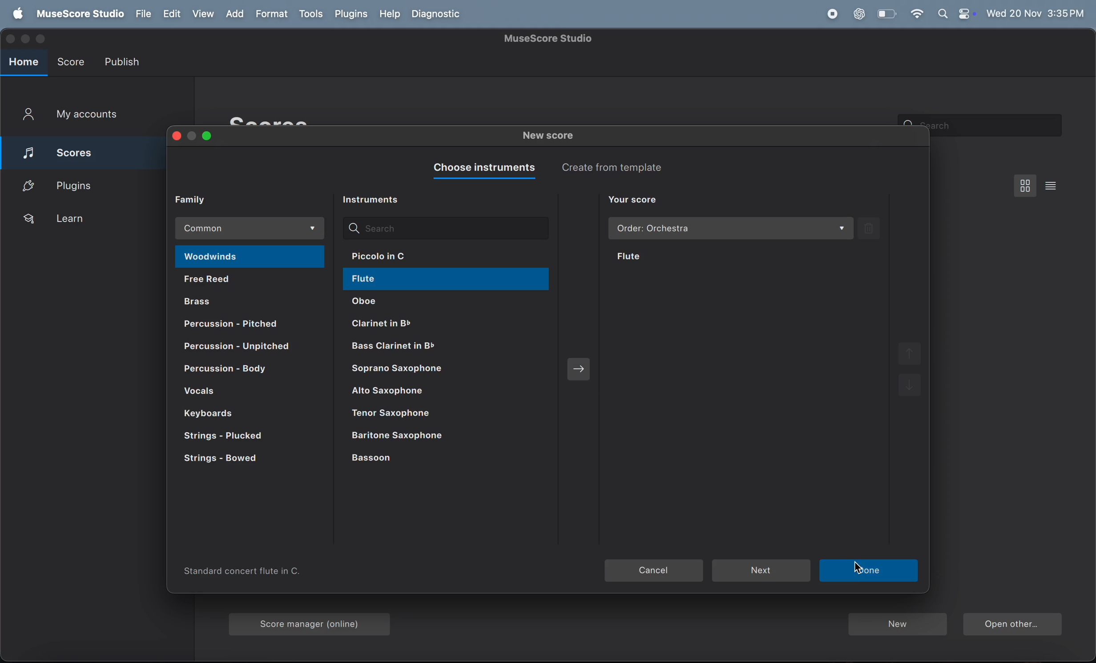 The height and width of the screenshot is (663, 1096). I want to click on score, so click(75, 150).